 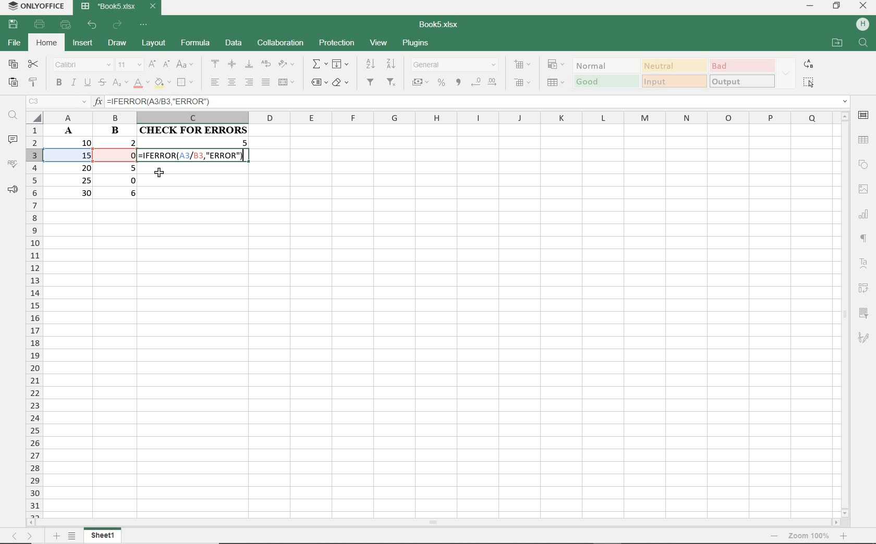 What do you see at coordinates (392, 83) in the screenshot?
I see `REMOVE FILTERS` at bounding box center [392, 83].